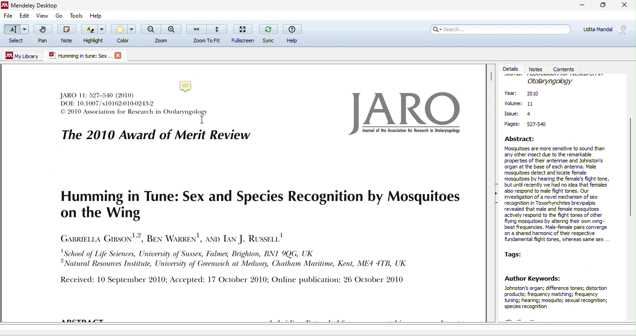 The image size is (636, 336). I want to click on pdf title, so click(79, 56).